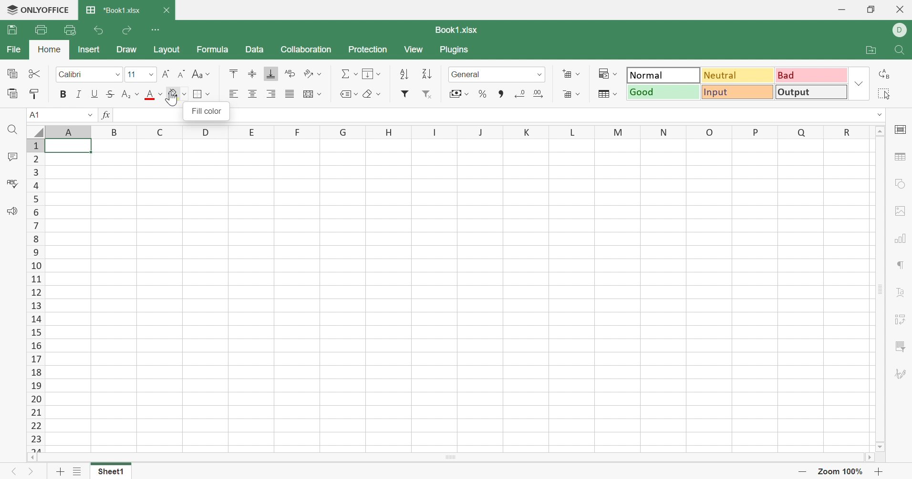  Describe the element at coordinates (95, 93) in the screenshot. I see `Underline` at that location.